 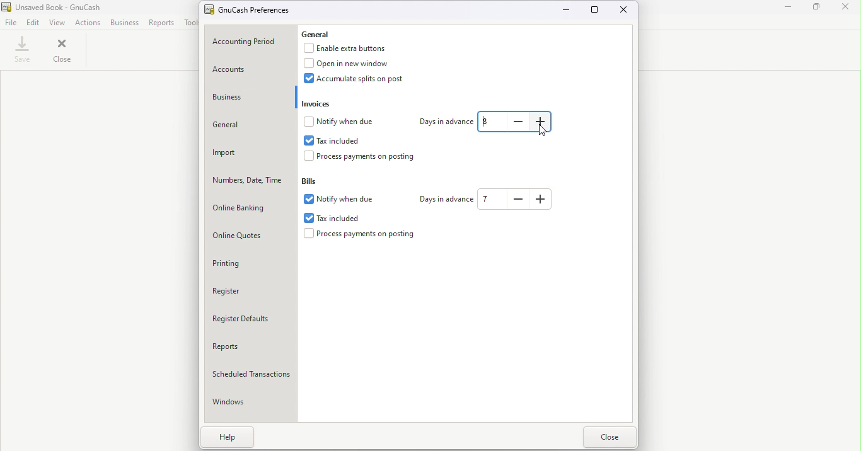 I want to click on how many days in the future to warn about bills coming due, so click(x=517, y=199).